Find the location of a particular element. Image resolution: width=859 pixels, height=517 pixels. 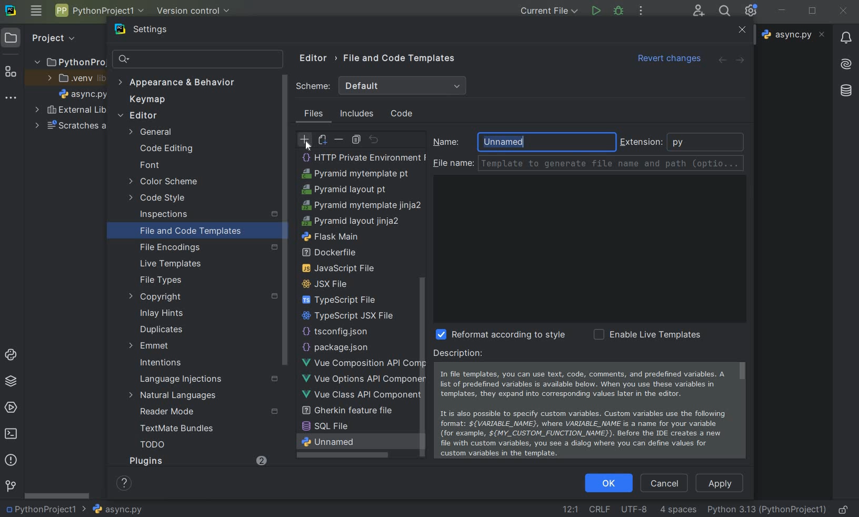

terminal is located at coordinates (12, 433).